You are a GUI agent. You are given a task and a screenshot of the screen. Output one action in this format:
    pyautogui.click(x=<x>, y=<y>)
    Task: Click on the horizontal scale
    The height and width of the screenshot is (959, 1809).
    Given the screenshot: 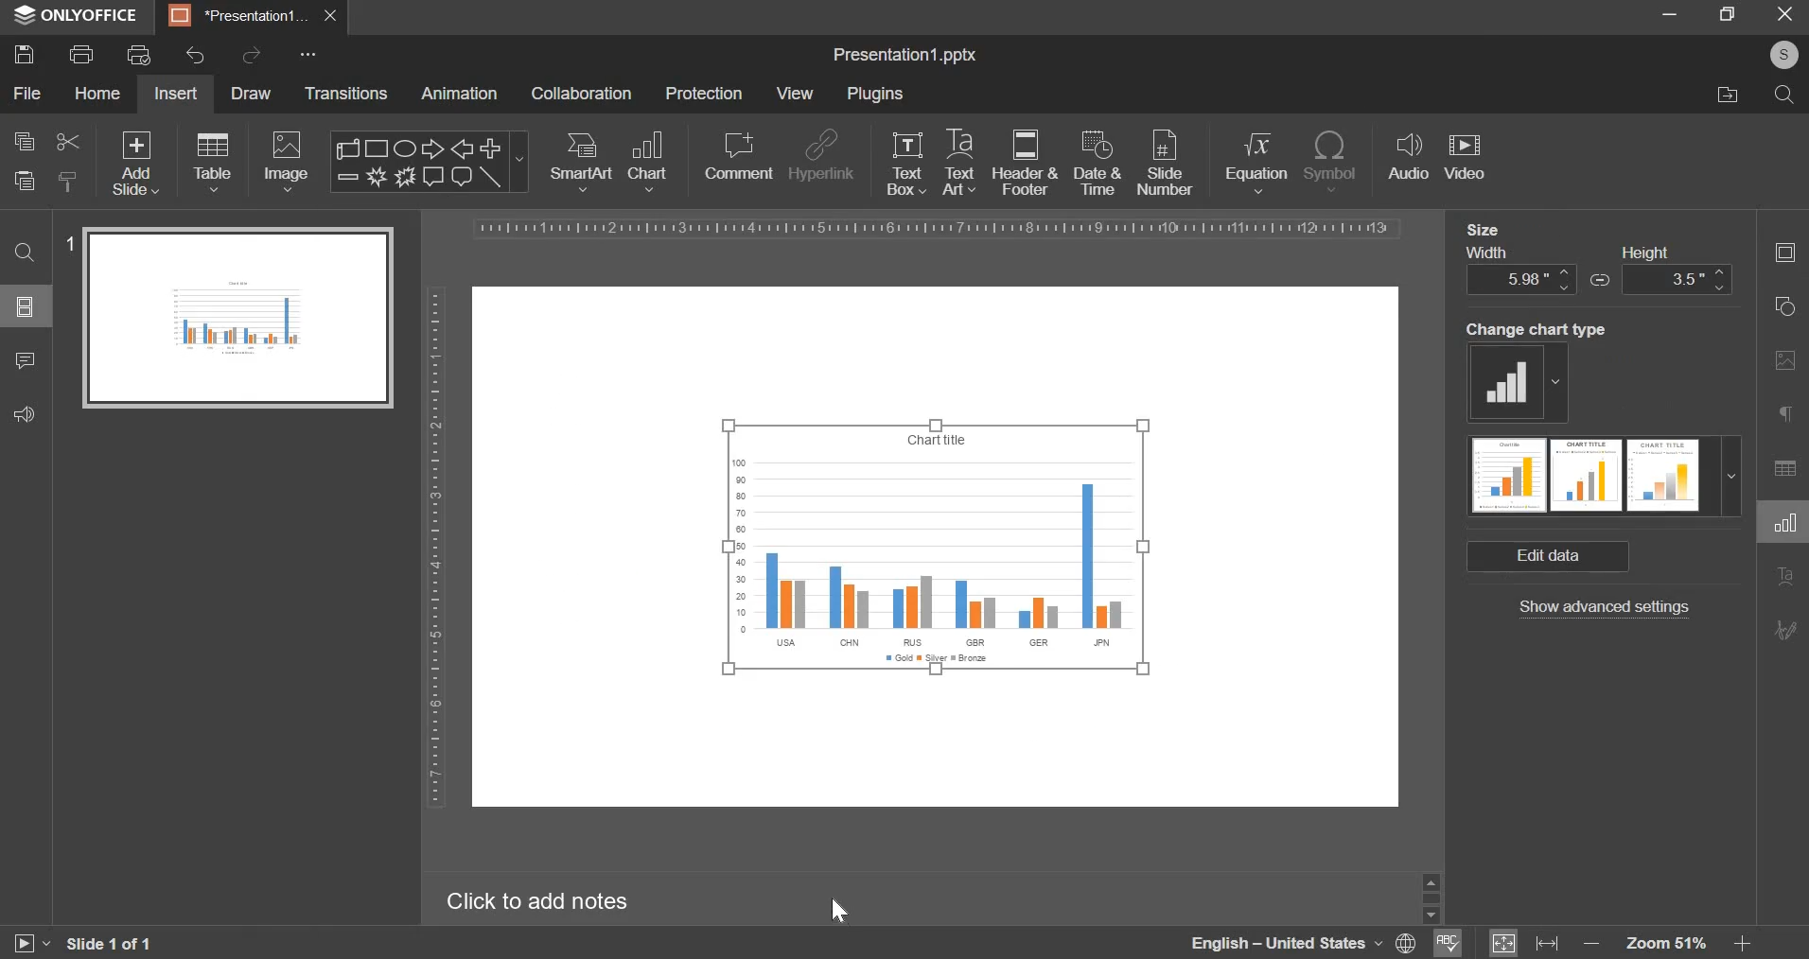 What is the action you would take?
    pyautogui.click(x=945, y=229)
    